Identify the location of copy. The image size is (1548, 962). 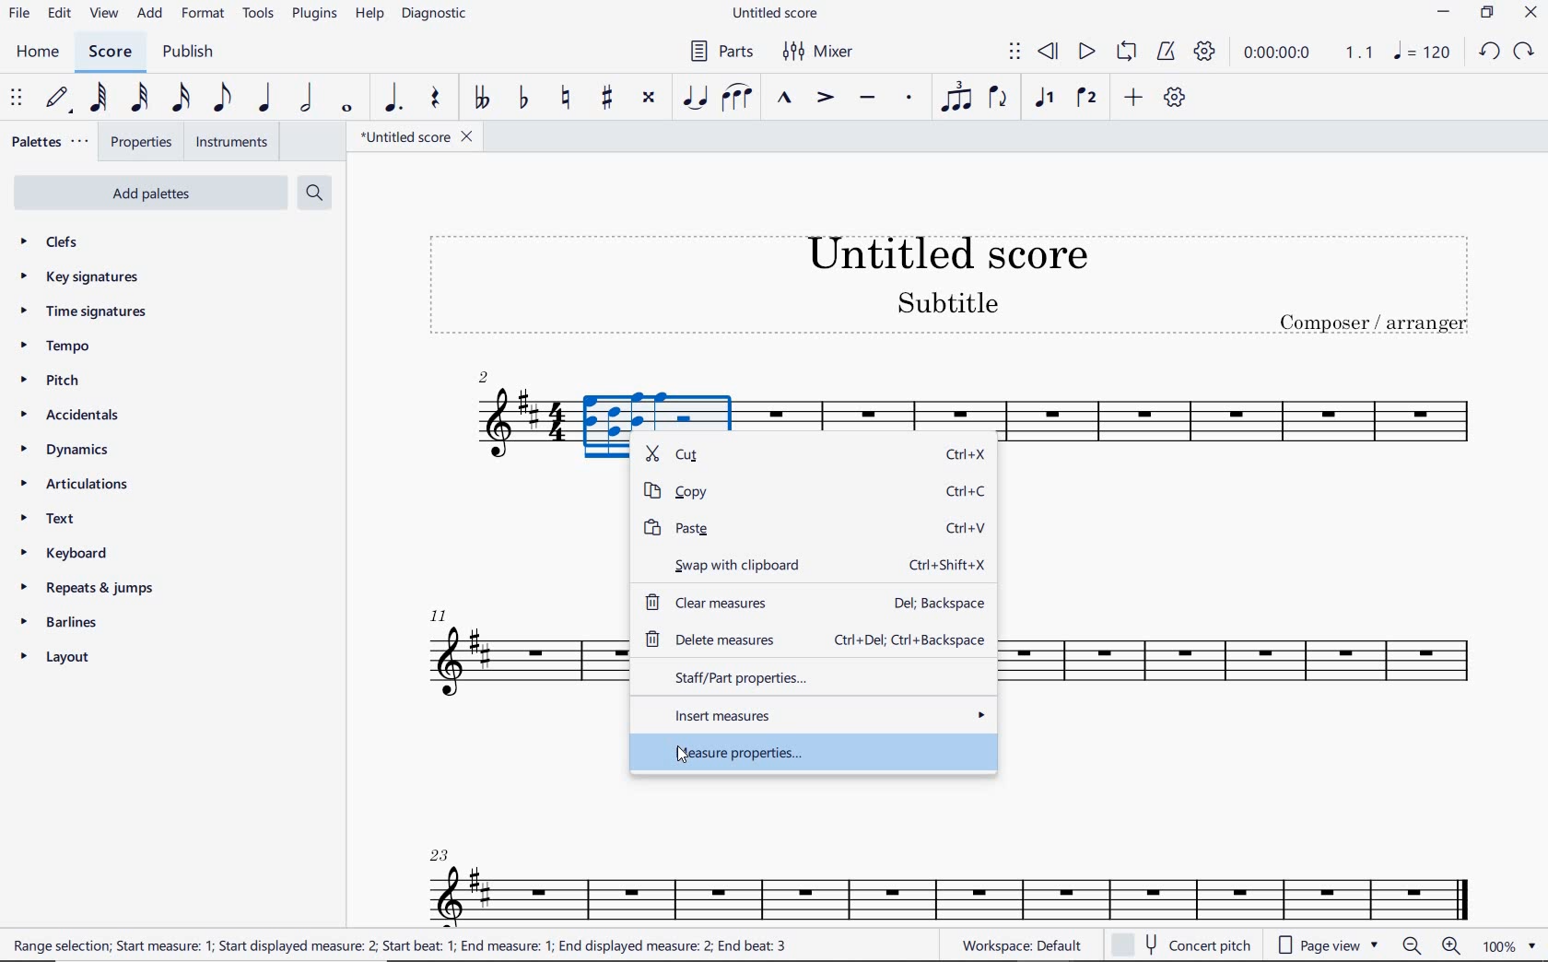
(814, 490).